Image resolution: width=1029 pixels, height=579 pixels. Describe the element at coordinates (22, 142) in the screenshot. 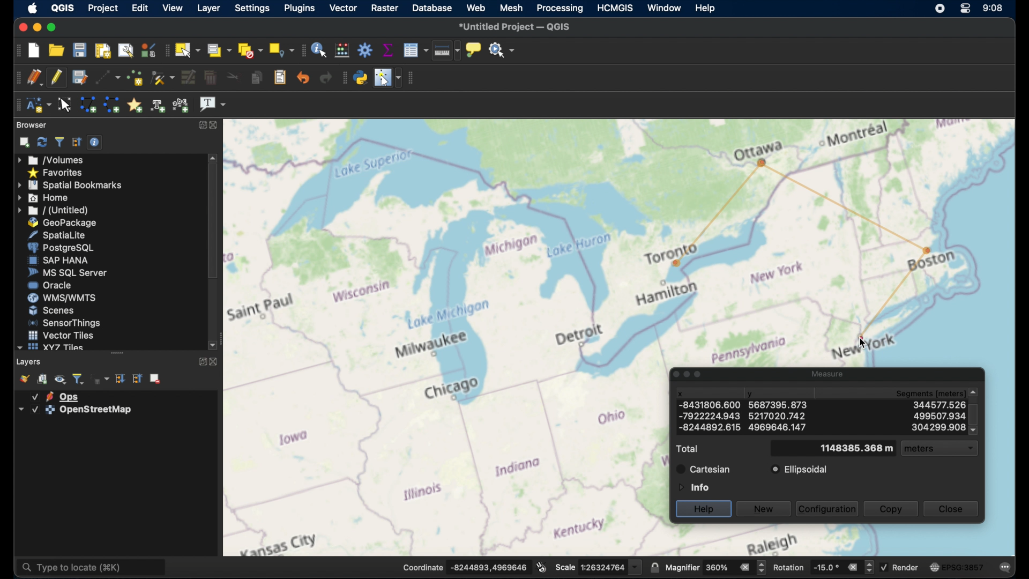

I see `add selected layers` at that location.